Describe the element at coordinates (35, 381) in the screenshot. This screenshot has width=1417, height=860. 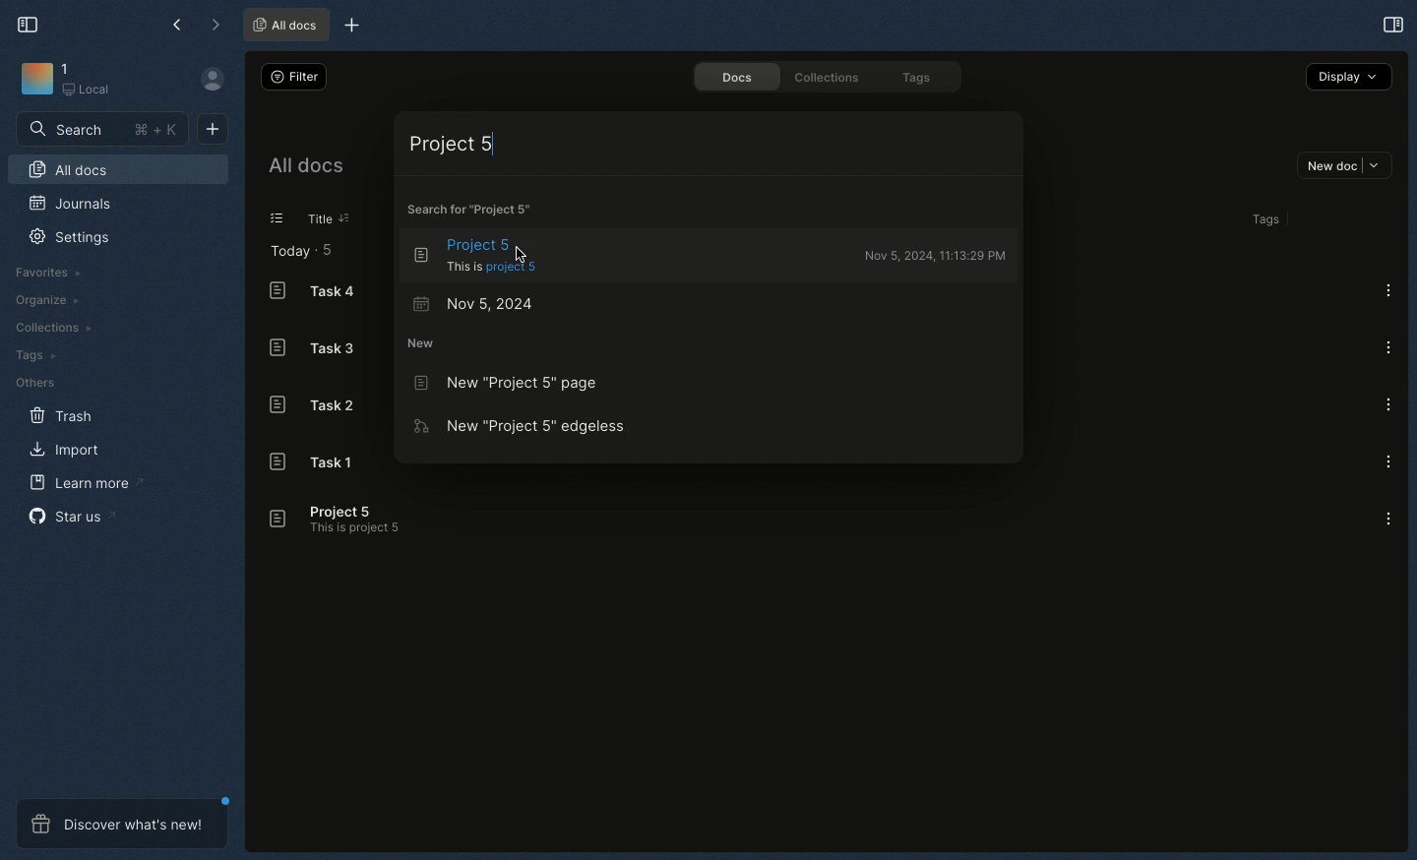
I see `Others` at that location.